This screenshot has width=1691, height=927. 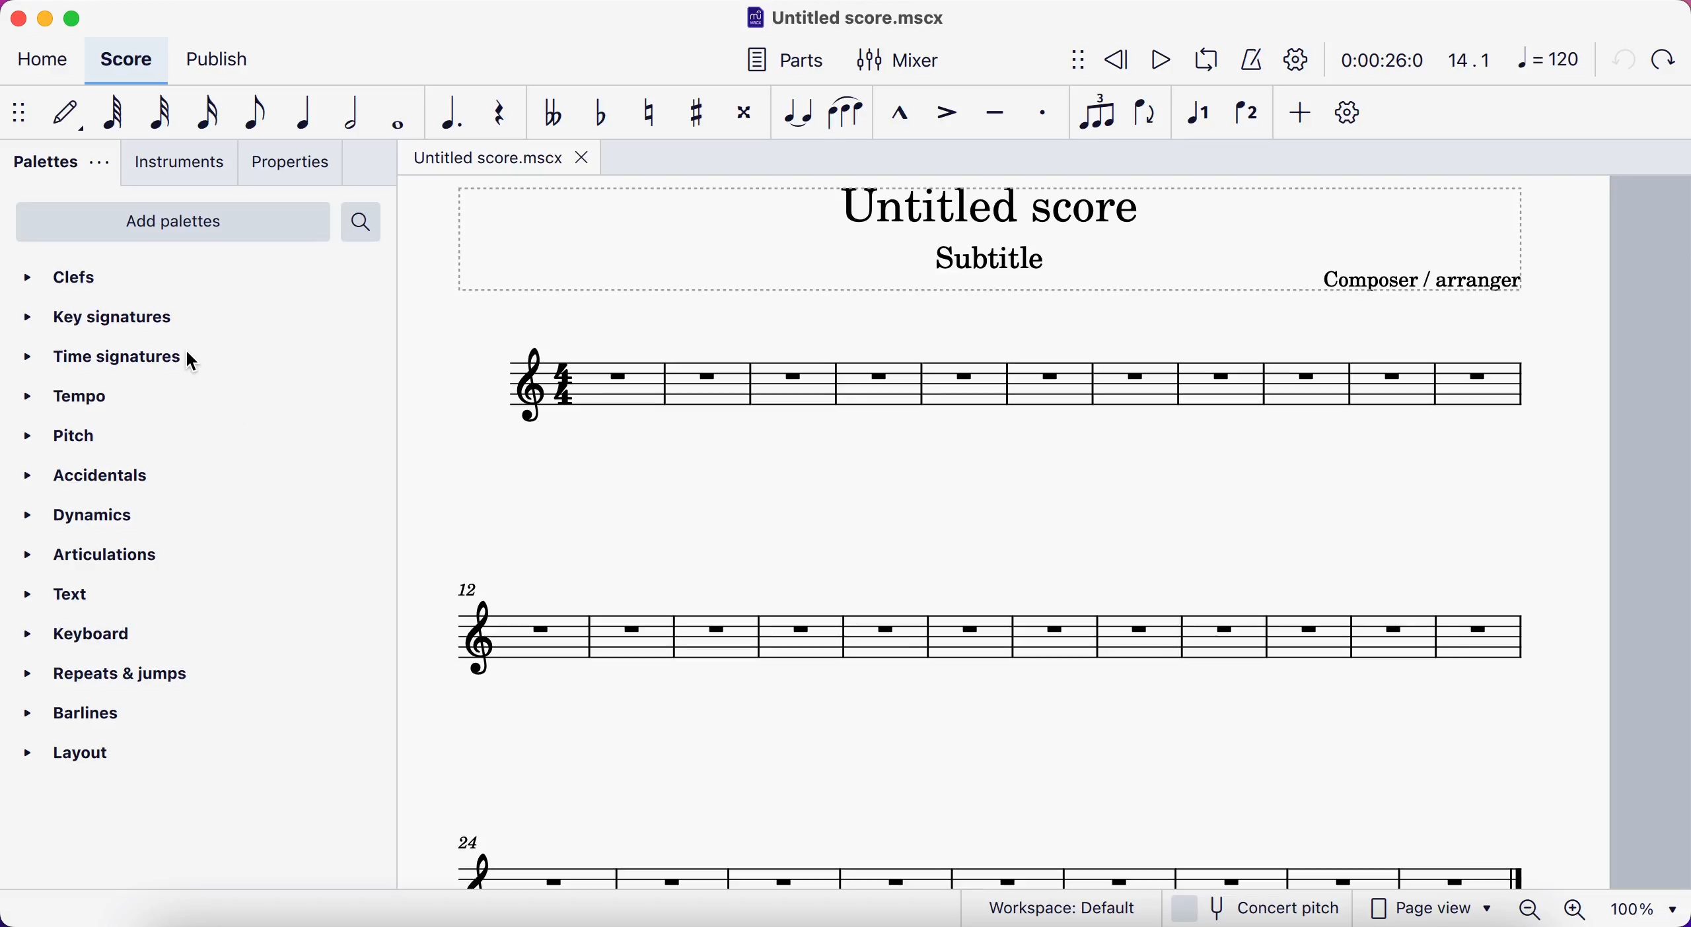 I want to click on Subtitle, so click(x=991, y=255).